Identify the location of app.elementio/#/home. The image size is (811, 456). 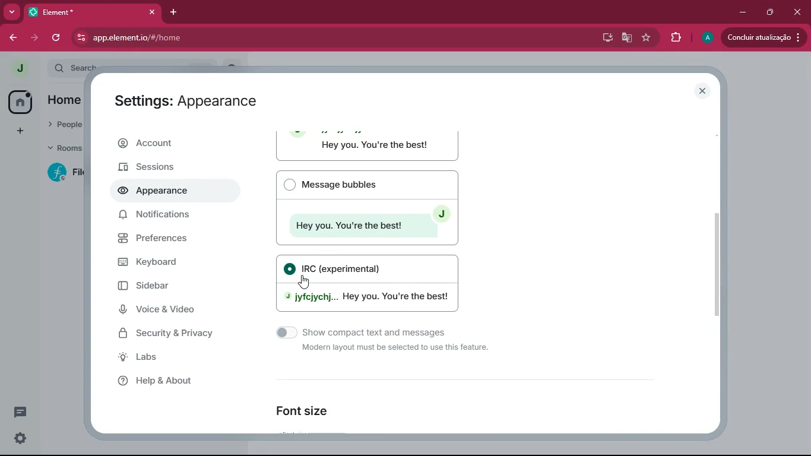
(259, 37).